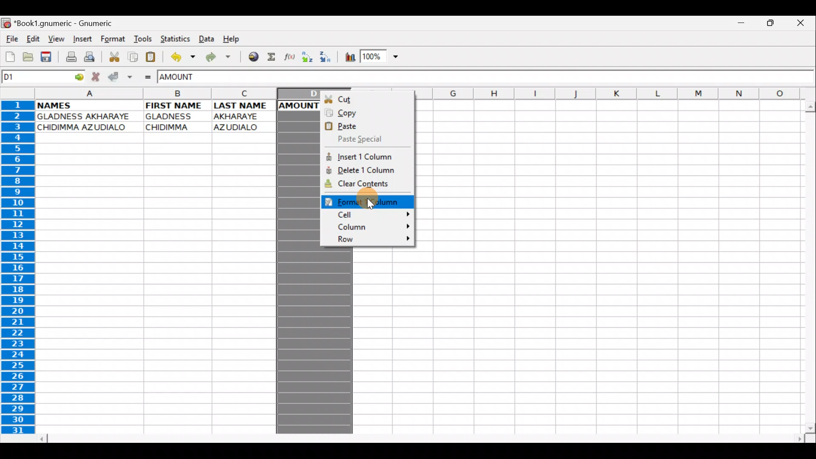  I want to click on Enter formula, so click(148, 77).